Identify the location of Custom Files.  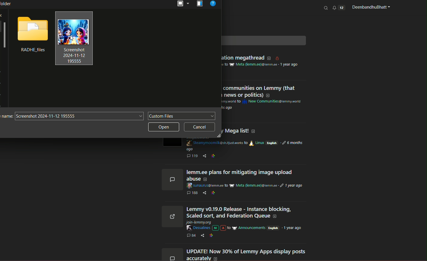
(182, 116).